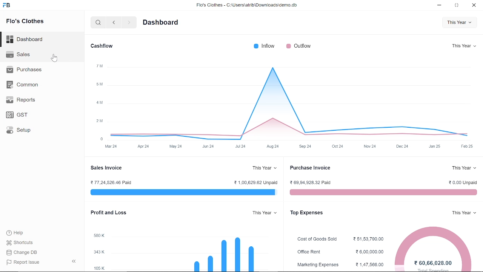 The width and height of the screenshot is (483, 272). Describe the element at coordinates (310, 168) in the screenshot. I see `Purchase Invoice` at that location.